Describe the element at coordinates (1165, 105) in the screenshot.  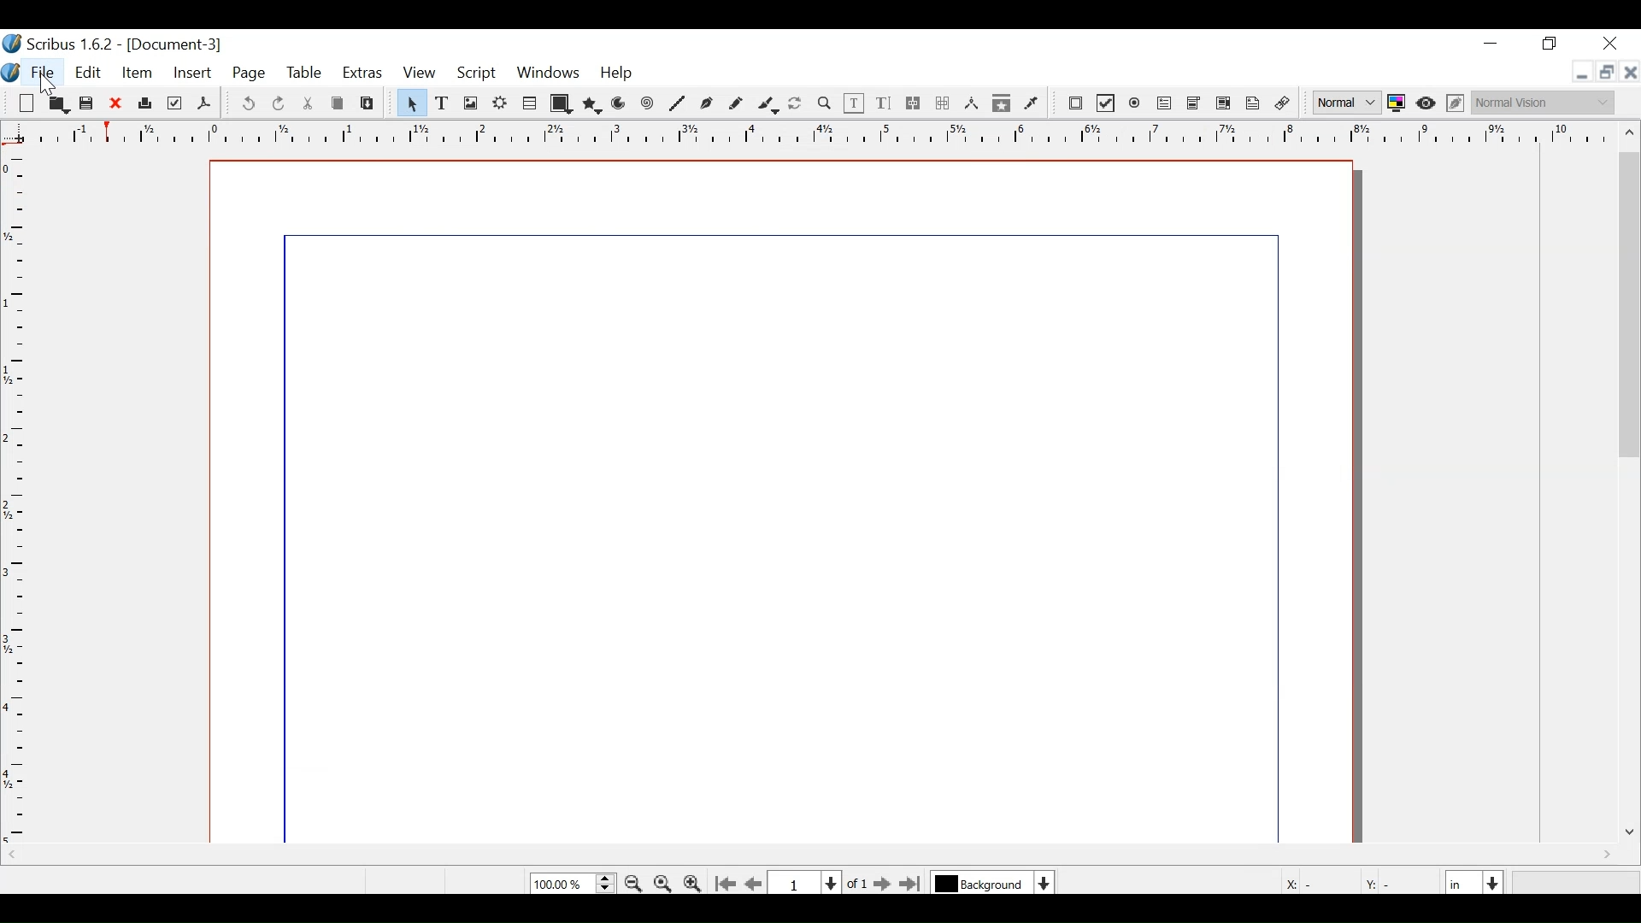
I see `PDF Text Field` at that location.